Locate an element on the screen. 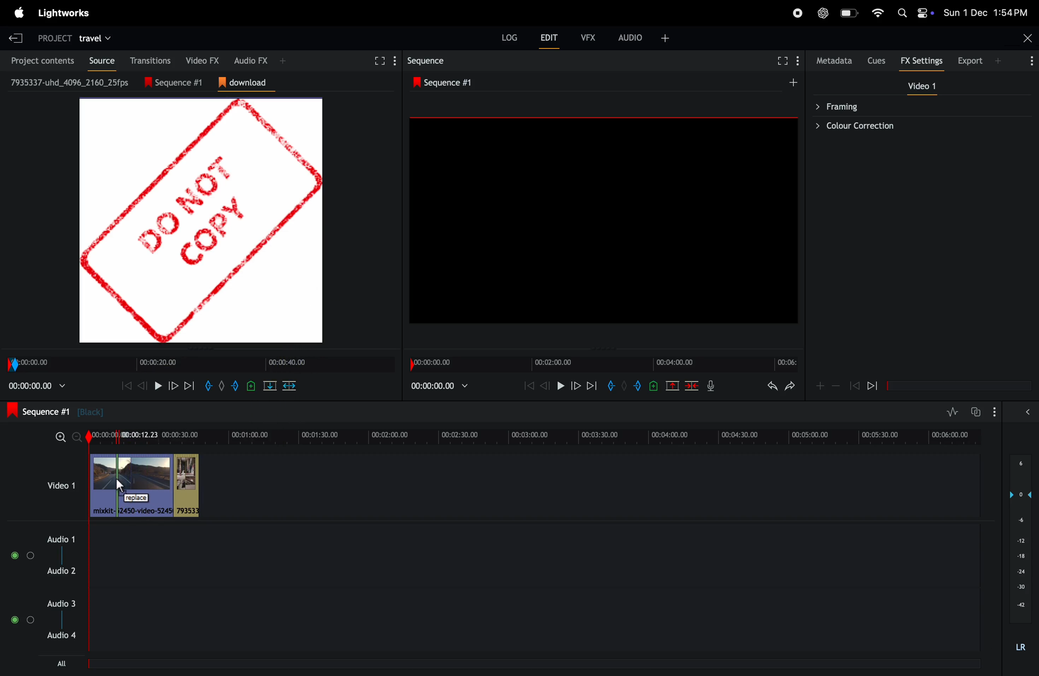 Image resolution: width=1039 pixels, height=676 pixels. output frame is located at coordinates (603, 220).